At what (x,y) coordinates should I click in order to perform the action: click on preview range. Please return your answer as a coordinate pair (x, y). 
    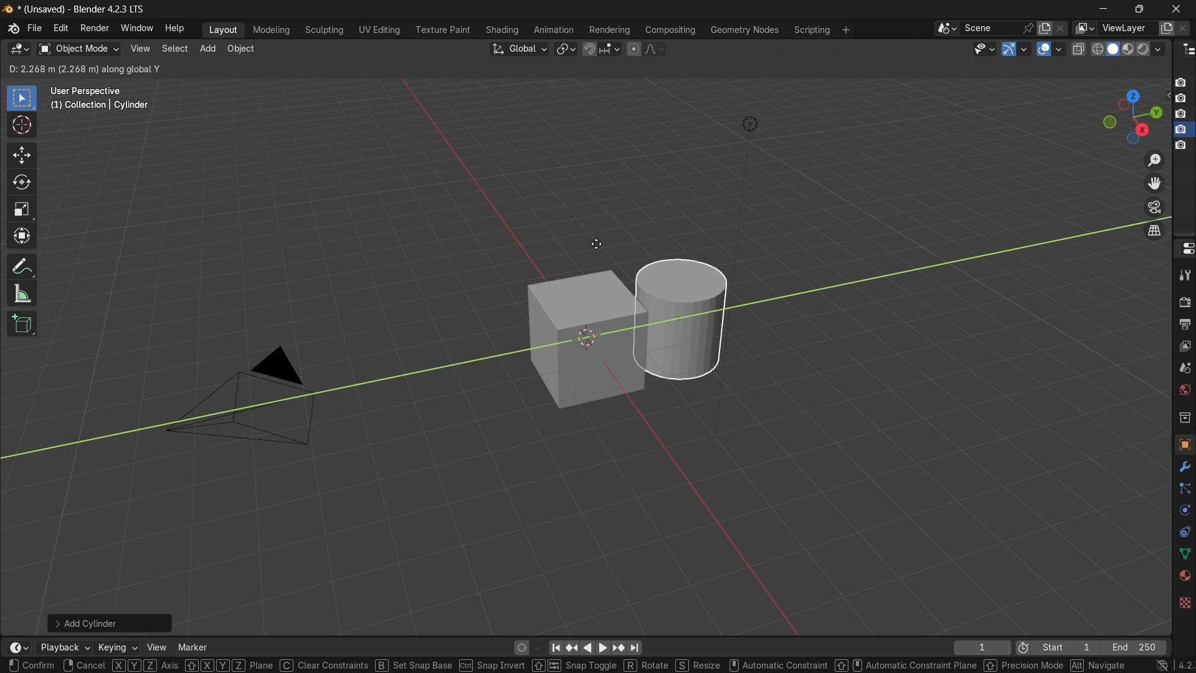
    Looking at the image, I should click on (1023, 647).